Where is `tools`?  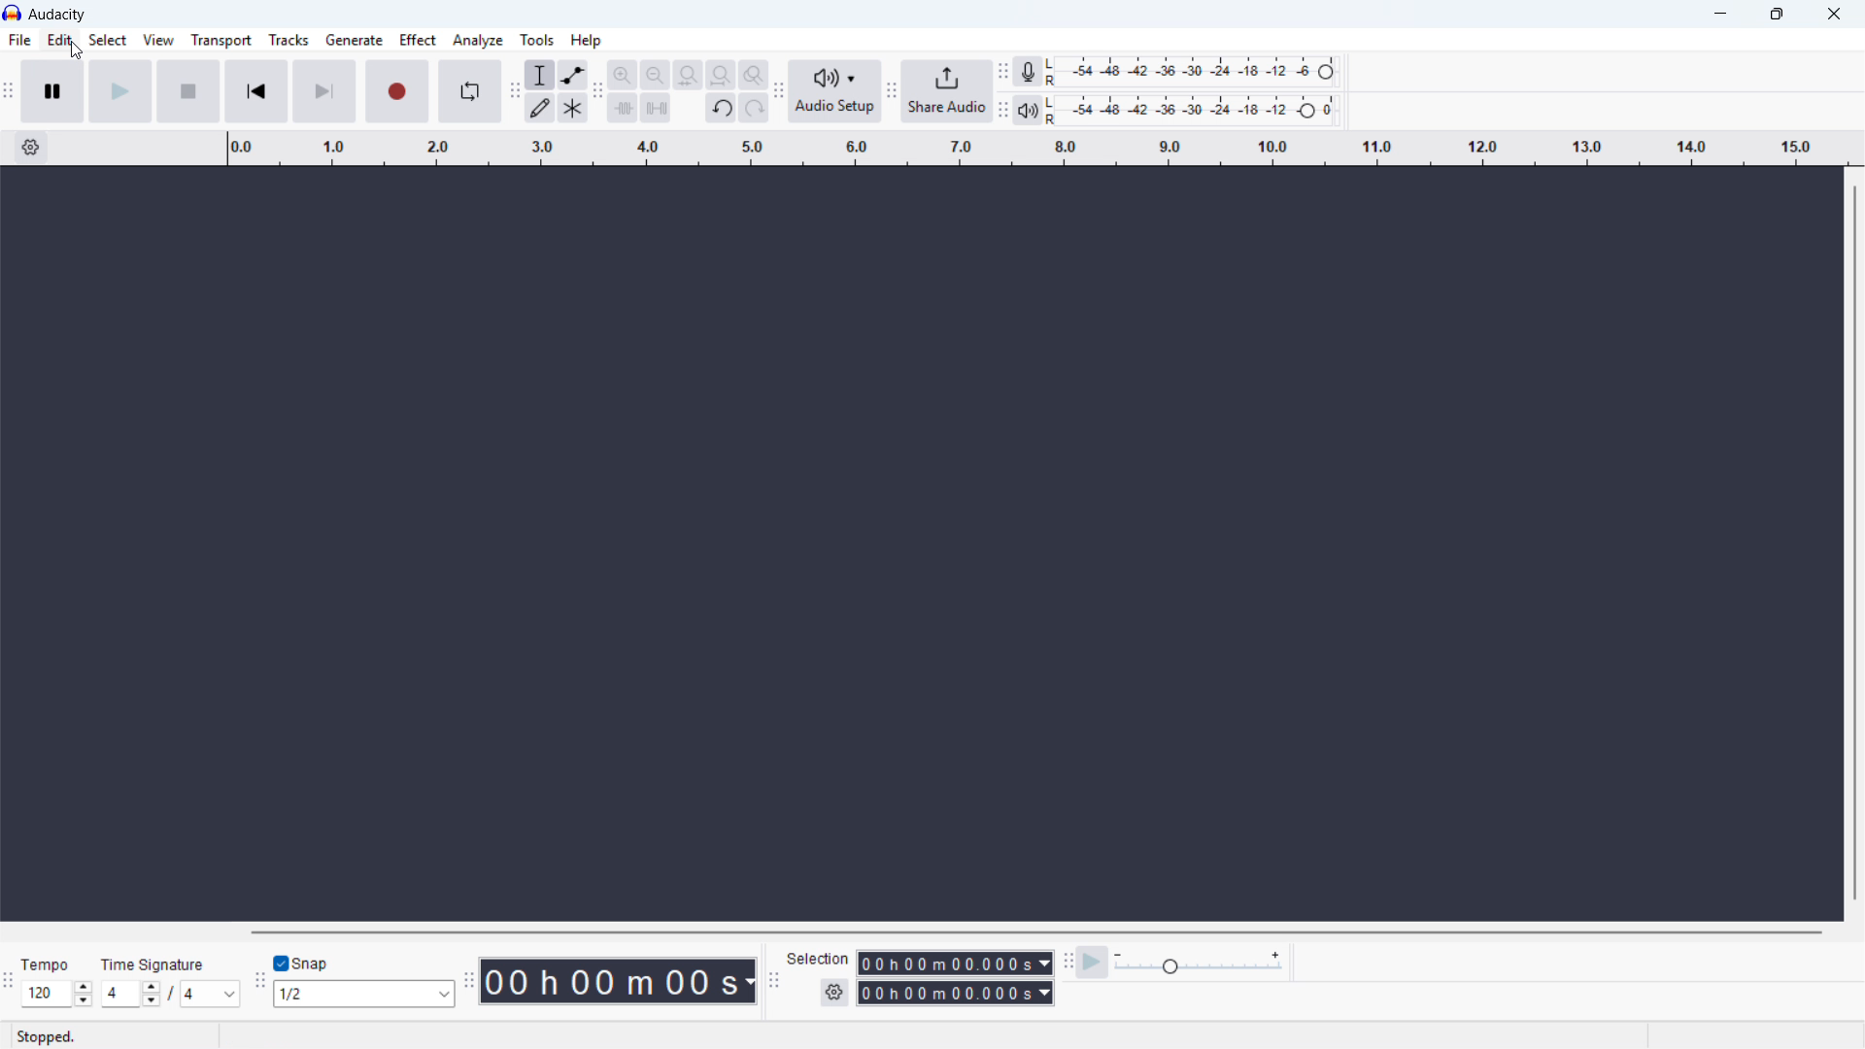
tools is located at coordinates (537, 40).